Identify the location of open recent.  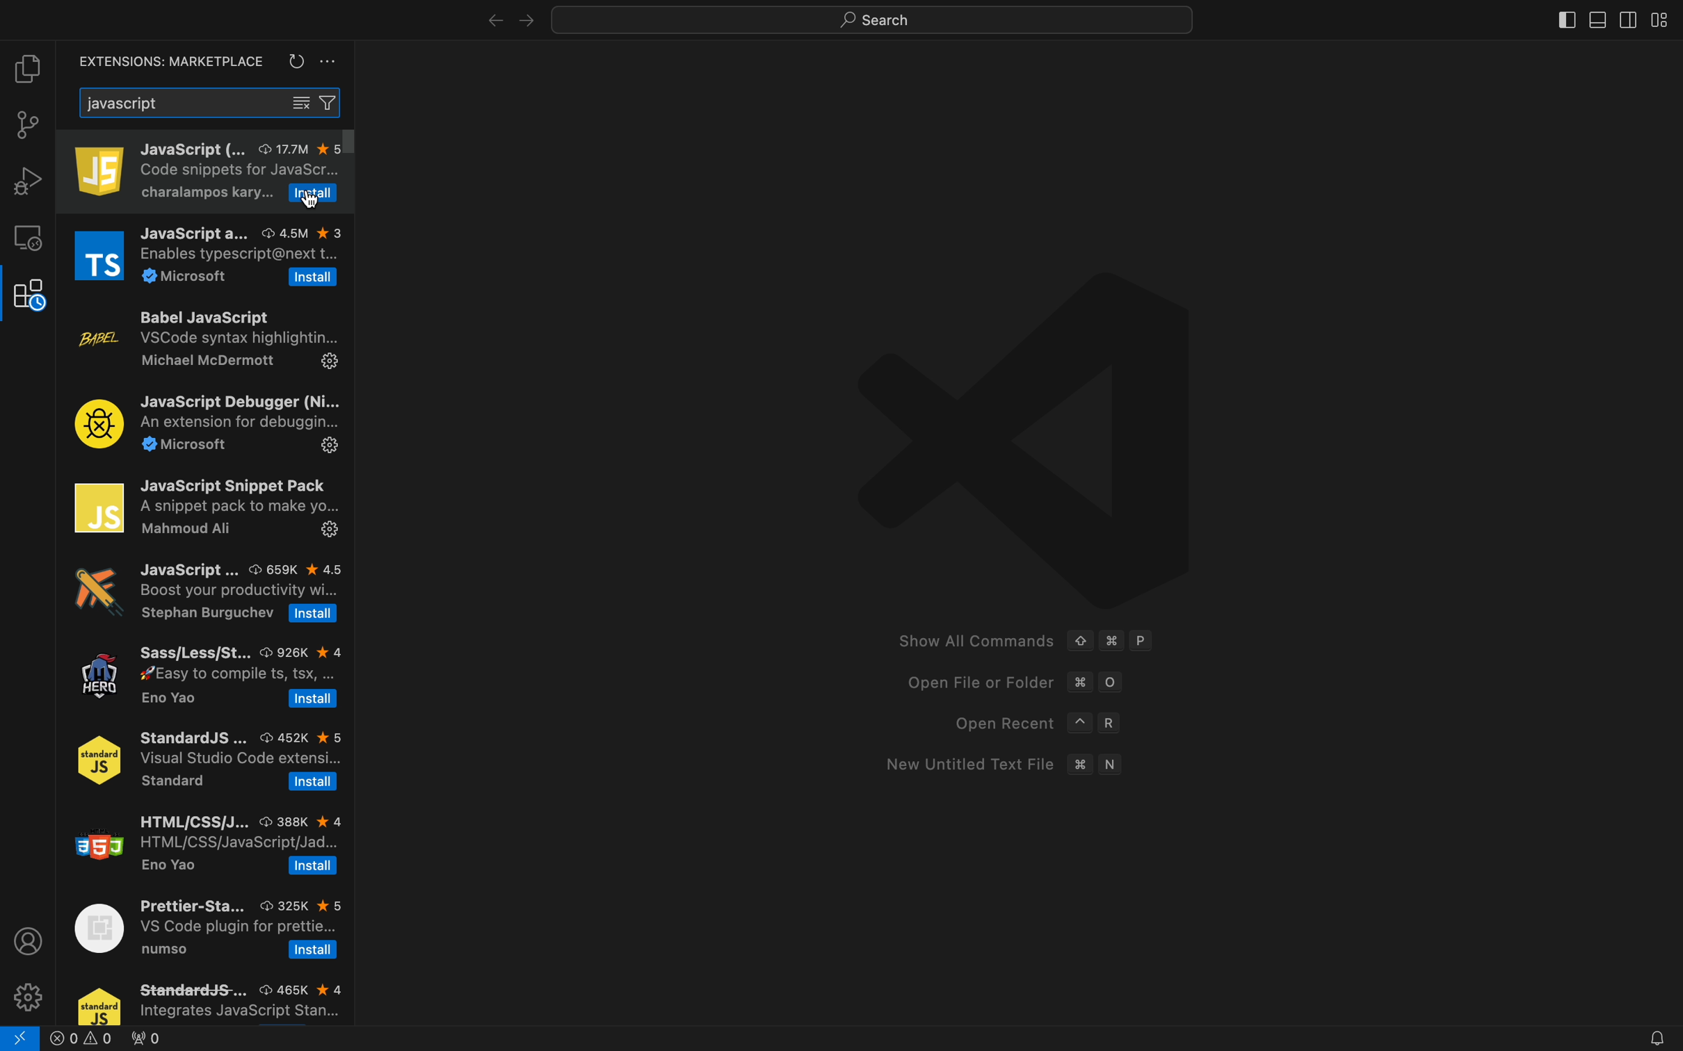
(1029, 724).